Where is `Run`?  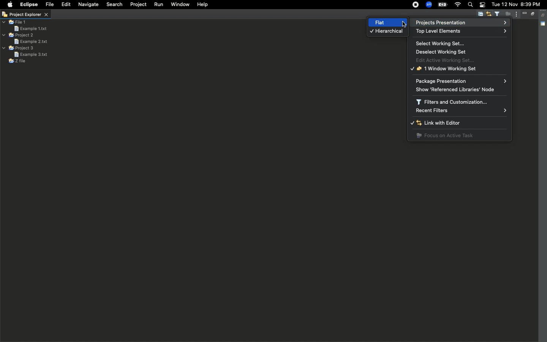
Run is located at coordinates (158, 5).